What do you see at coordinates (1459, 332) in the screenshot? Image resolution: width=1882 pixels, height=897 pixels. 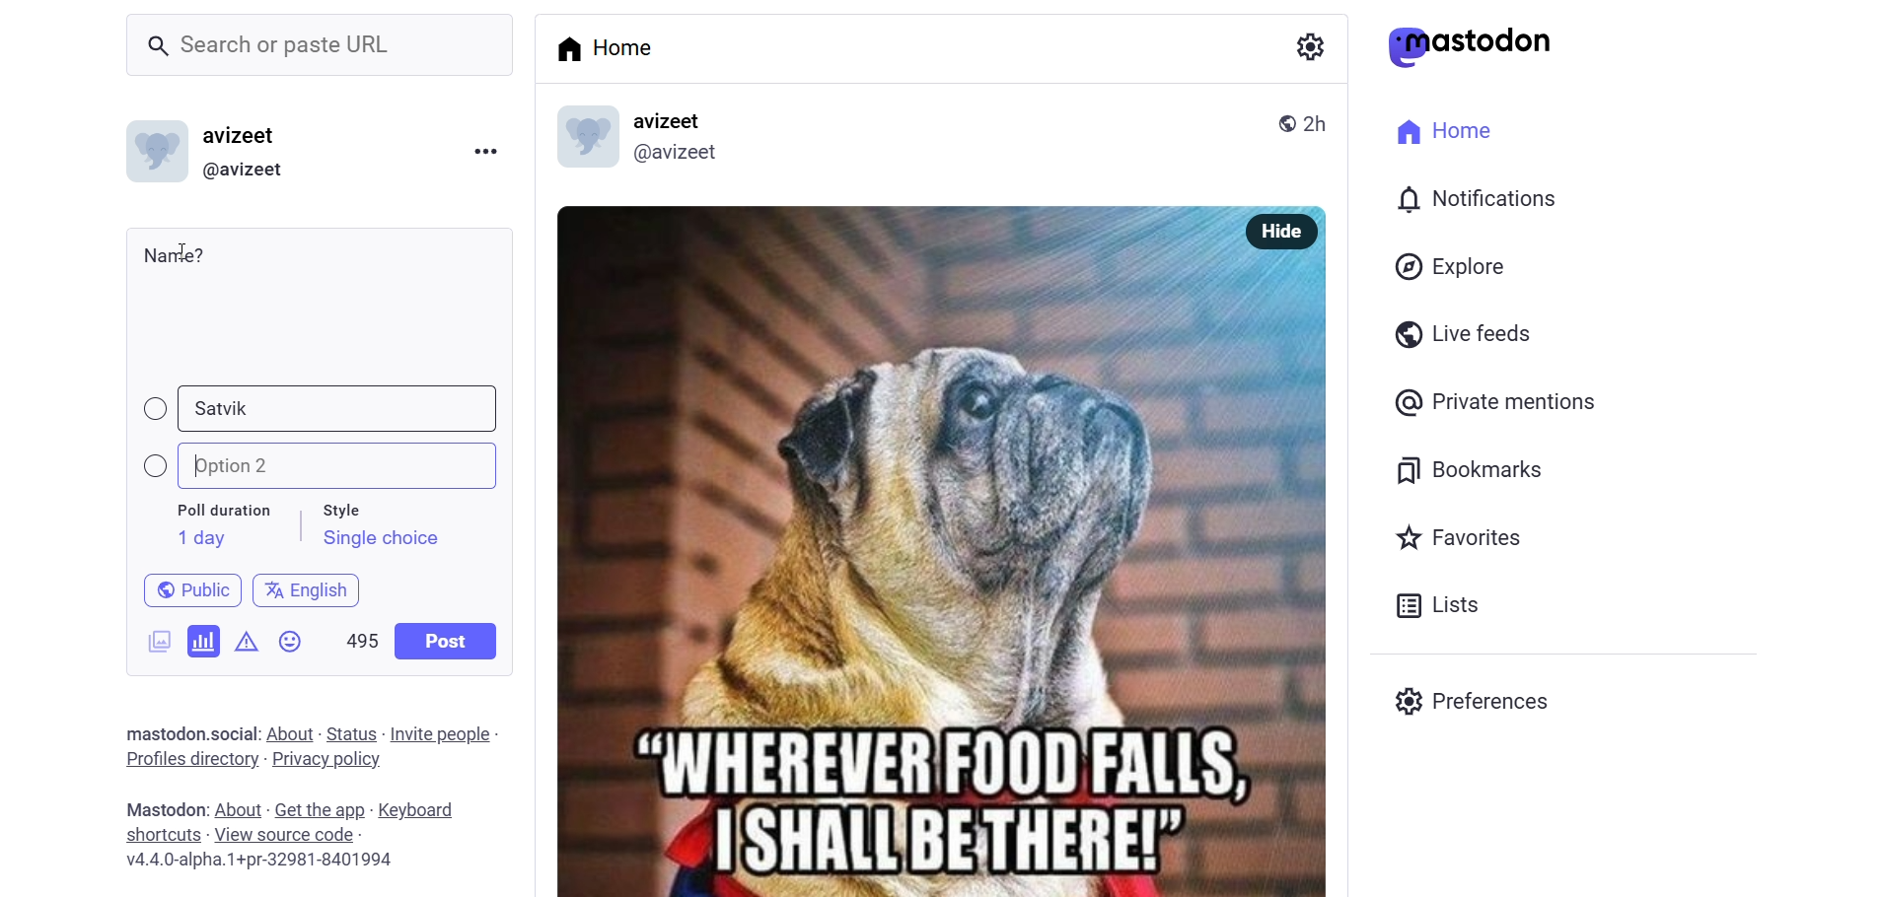 I see `live feed` at bounding box center [1459, 332].